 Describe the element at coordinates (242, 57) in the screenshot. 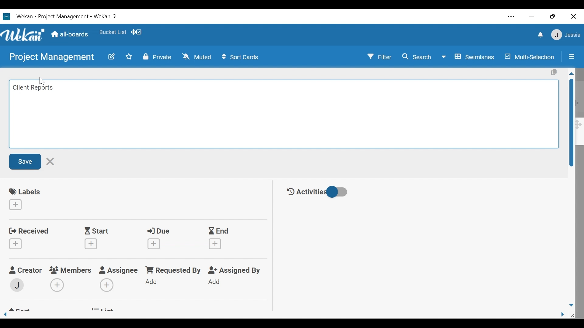

I see `Sort Cards` at that location.